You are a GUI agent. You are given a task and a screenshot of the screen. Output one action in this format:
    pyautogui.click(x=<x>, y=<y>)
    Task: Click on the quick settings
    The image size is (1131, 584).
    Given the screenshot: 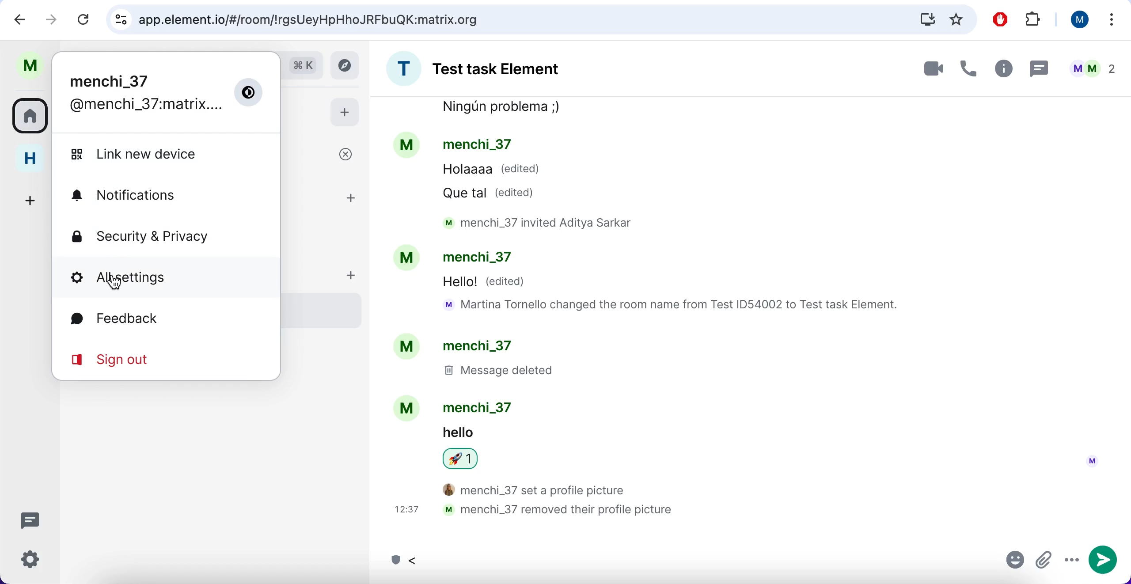 What is the action you would take?
    pyautogui.click(x=31, y=559)
    